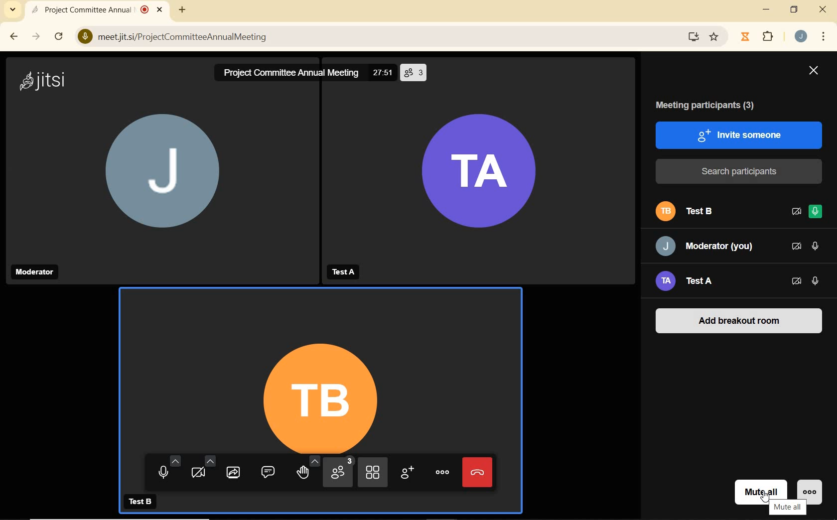 The height and width of the screenshot is (520, 837). What do you see at coordinates (815, 280) in the screenshot?
I see `MICROPHONE` at bounding box center [815, 280].